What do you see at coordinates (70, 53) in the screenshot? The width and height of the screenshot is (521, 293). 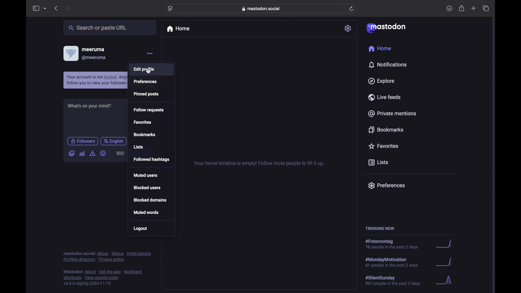 I see `profile picture` at bounding box center [70, 53].